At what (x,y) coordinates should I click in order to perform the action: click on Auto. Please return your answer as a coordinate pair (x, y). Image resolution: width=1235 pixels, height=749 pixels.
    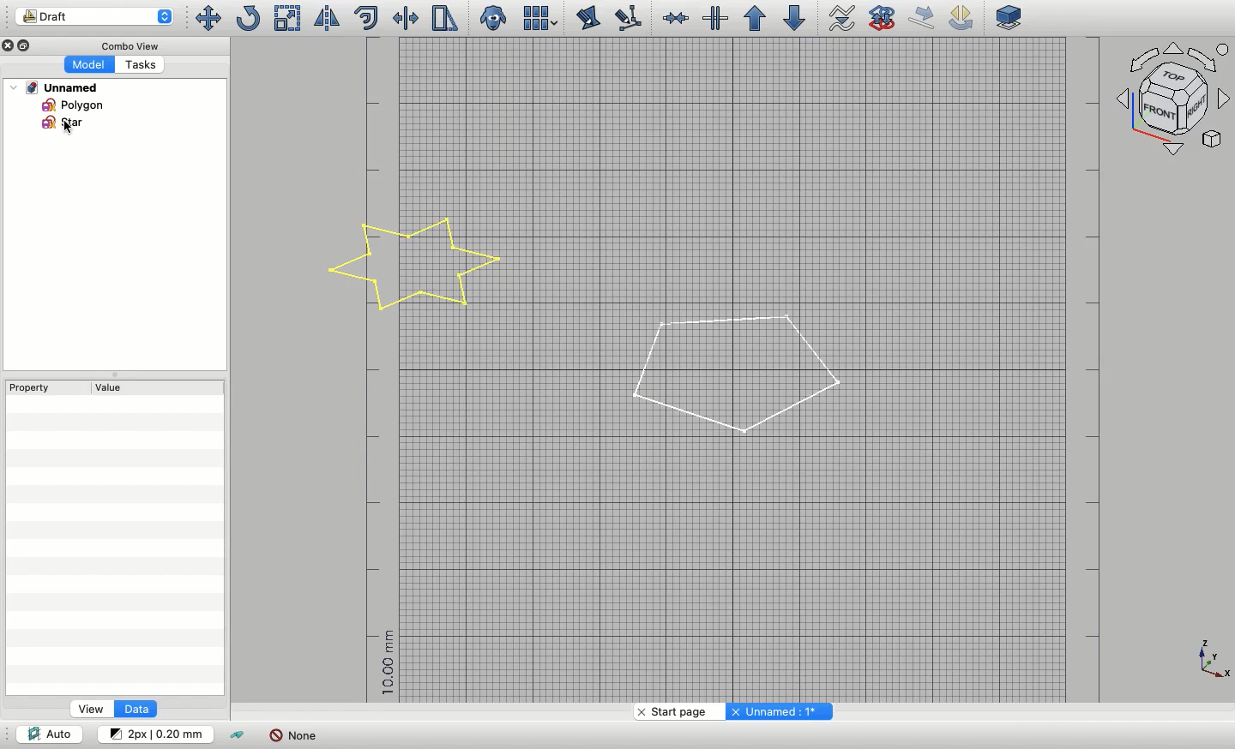
    Looking at the image, I should click on (49, 733).